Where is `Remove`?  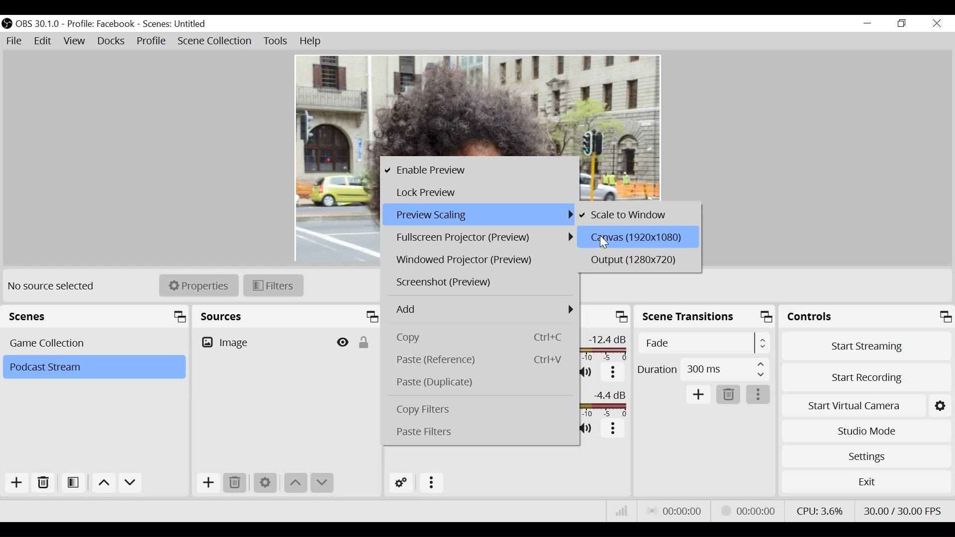 Remove is located at coordinates (235, 484).